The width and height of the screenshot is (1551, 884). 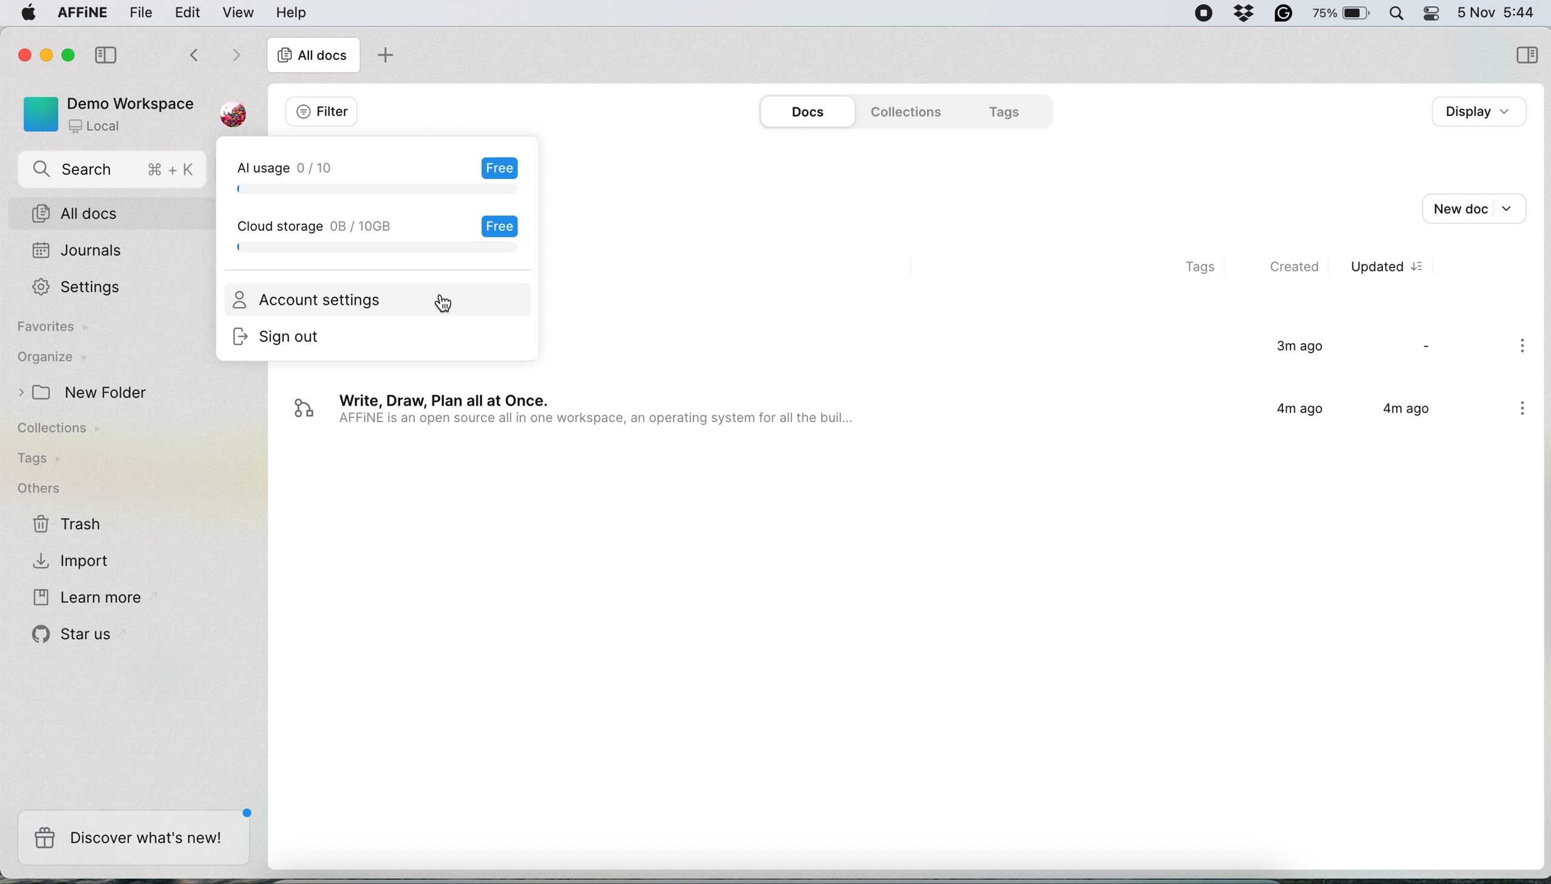 What do you see at coordinates (84, 598) in the screenshot?
I see `learn more` at bounding box center [84, 598].